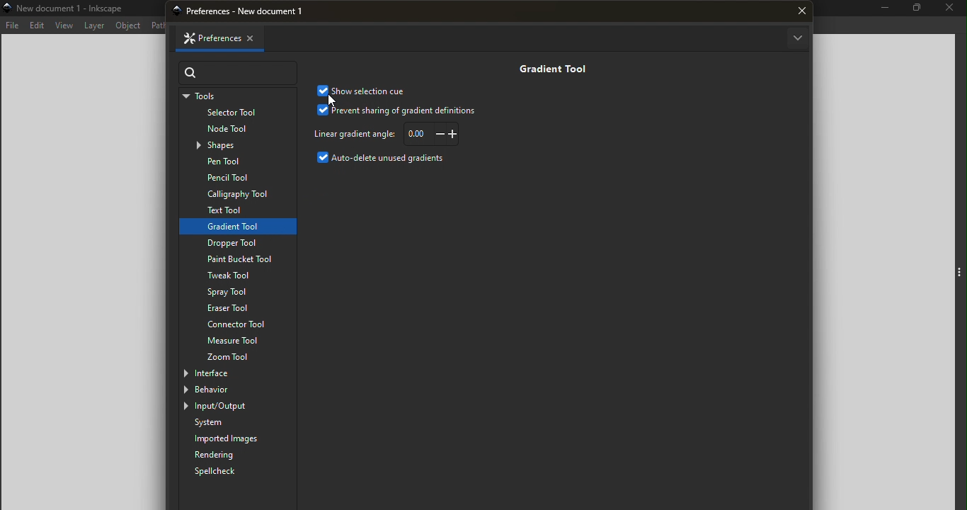 This screenshot has height=510, width=967. Describe the element at coordinates (802, 11) in the screenshot. I see `close` at that location.